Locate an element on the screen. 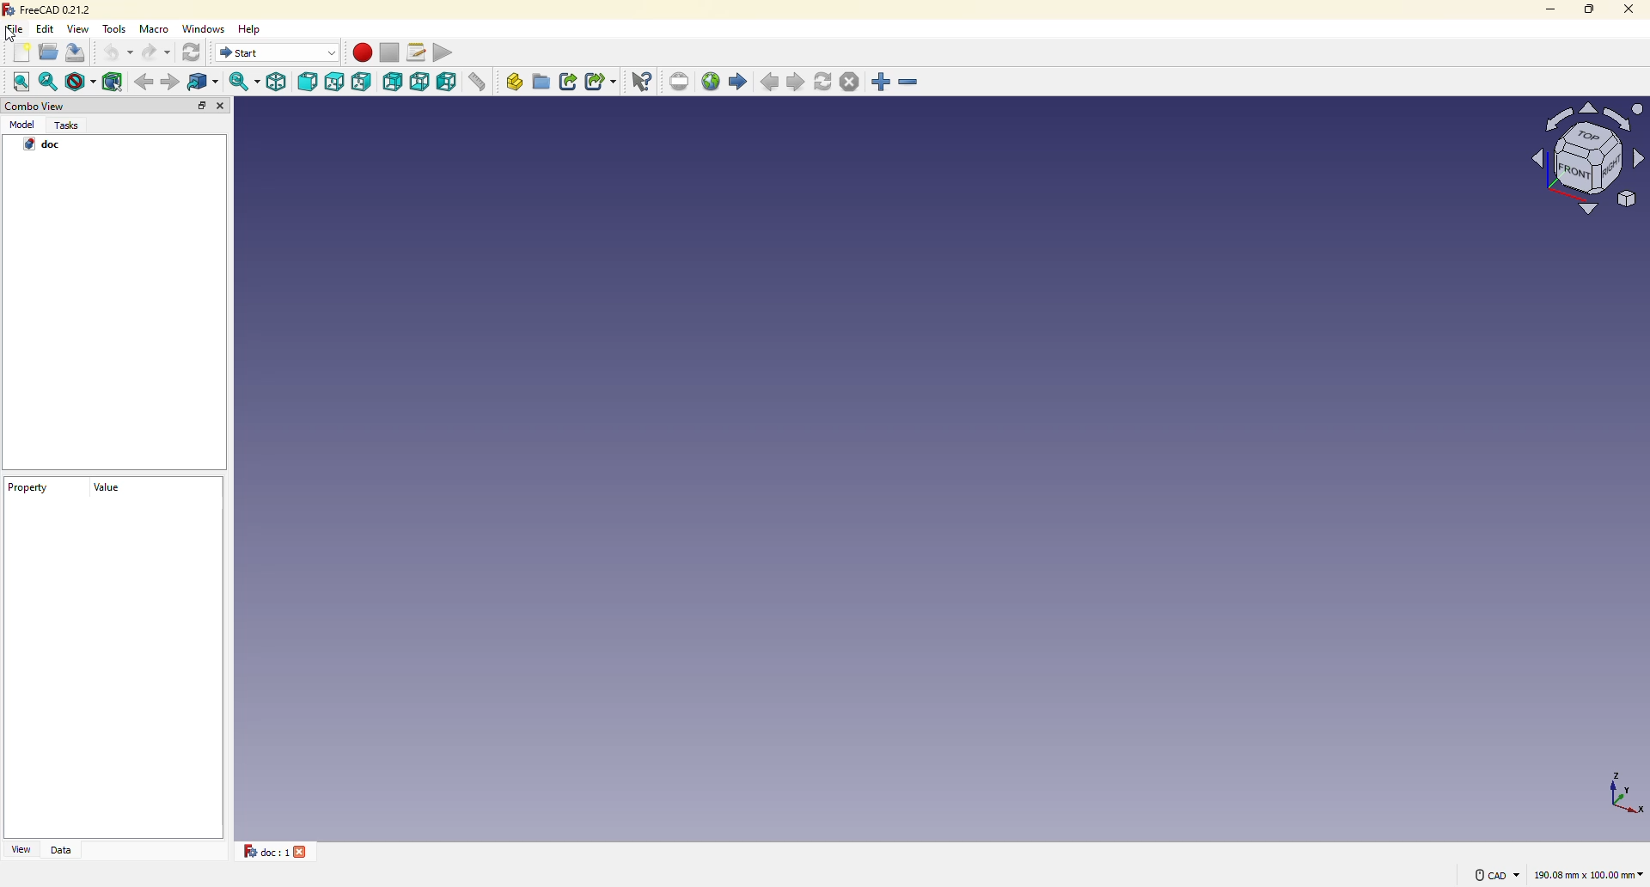 The width and height of the screenshot is (1650, 887). co-ordinates is located at coordinates (1612, 792).